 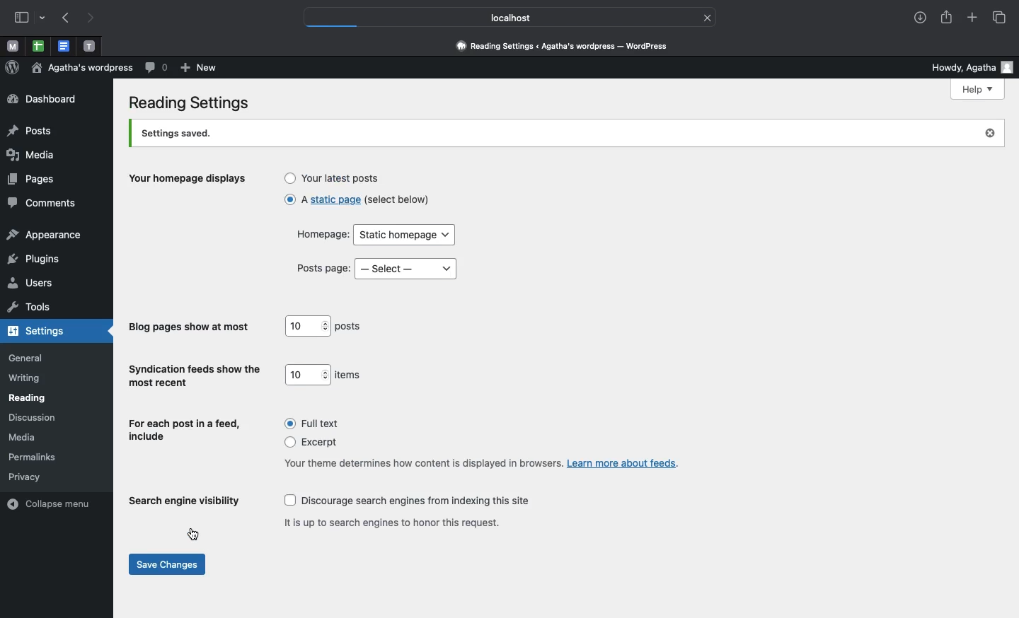 What do you see at coordinates (353, 199) in the screenshot?
I see `a static pag` at bounding box center [353, 199].